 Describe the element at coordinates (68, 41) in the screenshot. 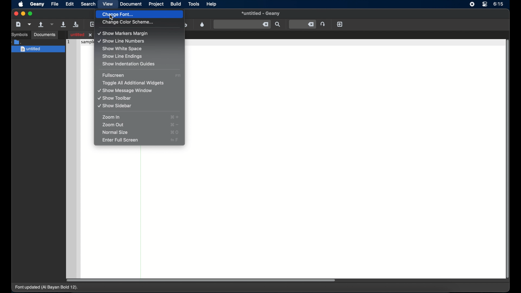

I see `1` at that location.